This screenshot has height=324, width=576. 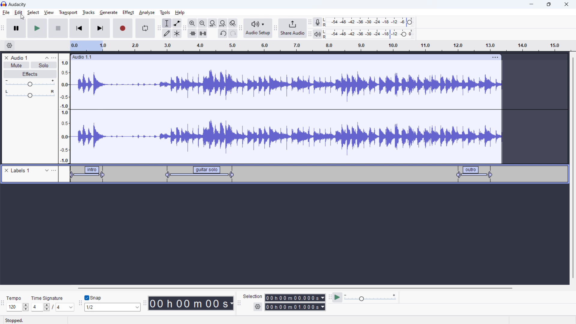 What do you see at coordinates (30, 74) in the screenshot?
I see `effects` at bounding box center [30, 74].